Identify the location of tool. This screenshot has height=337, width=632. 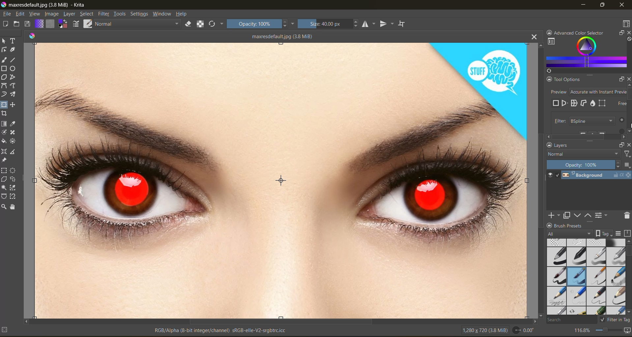
(14, 179).